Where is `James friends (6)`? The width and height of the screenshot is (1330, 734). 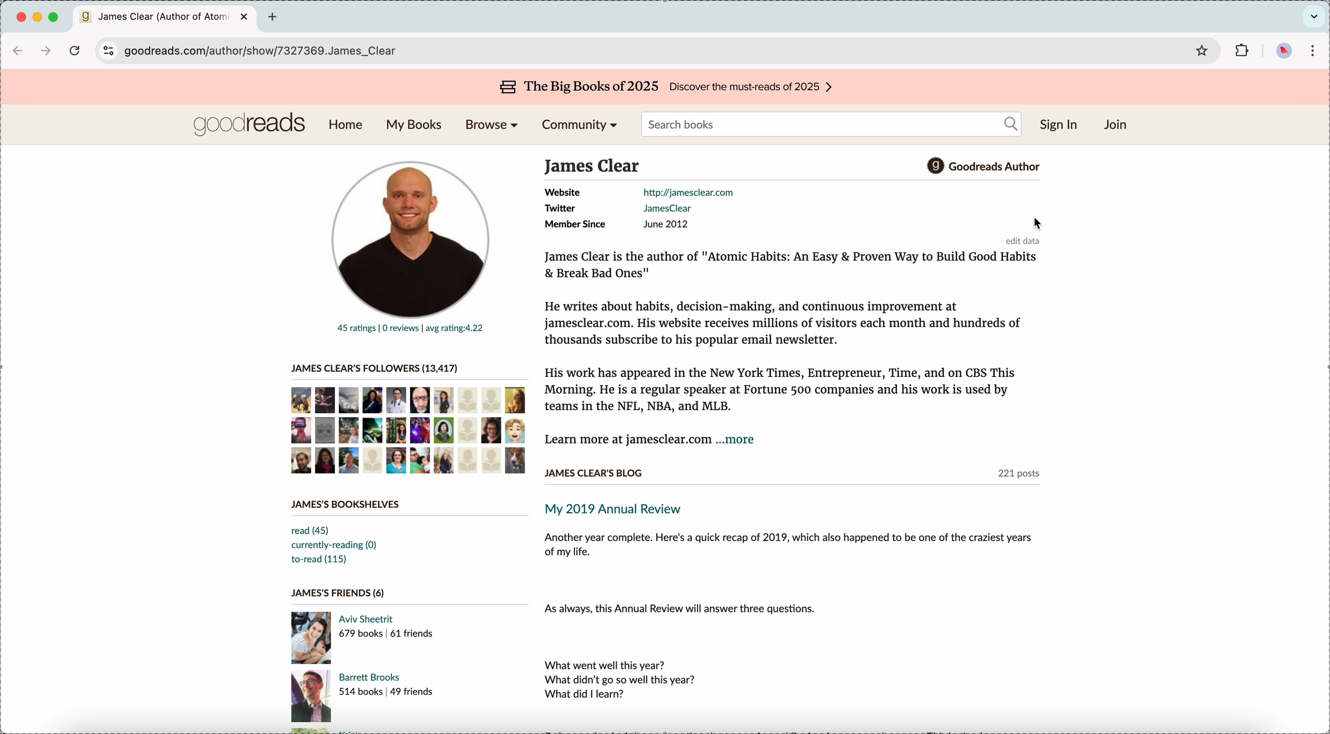
James friends (6) is located at coordinates (338, 593).